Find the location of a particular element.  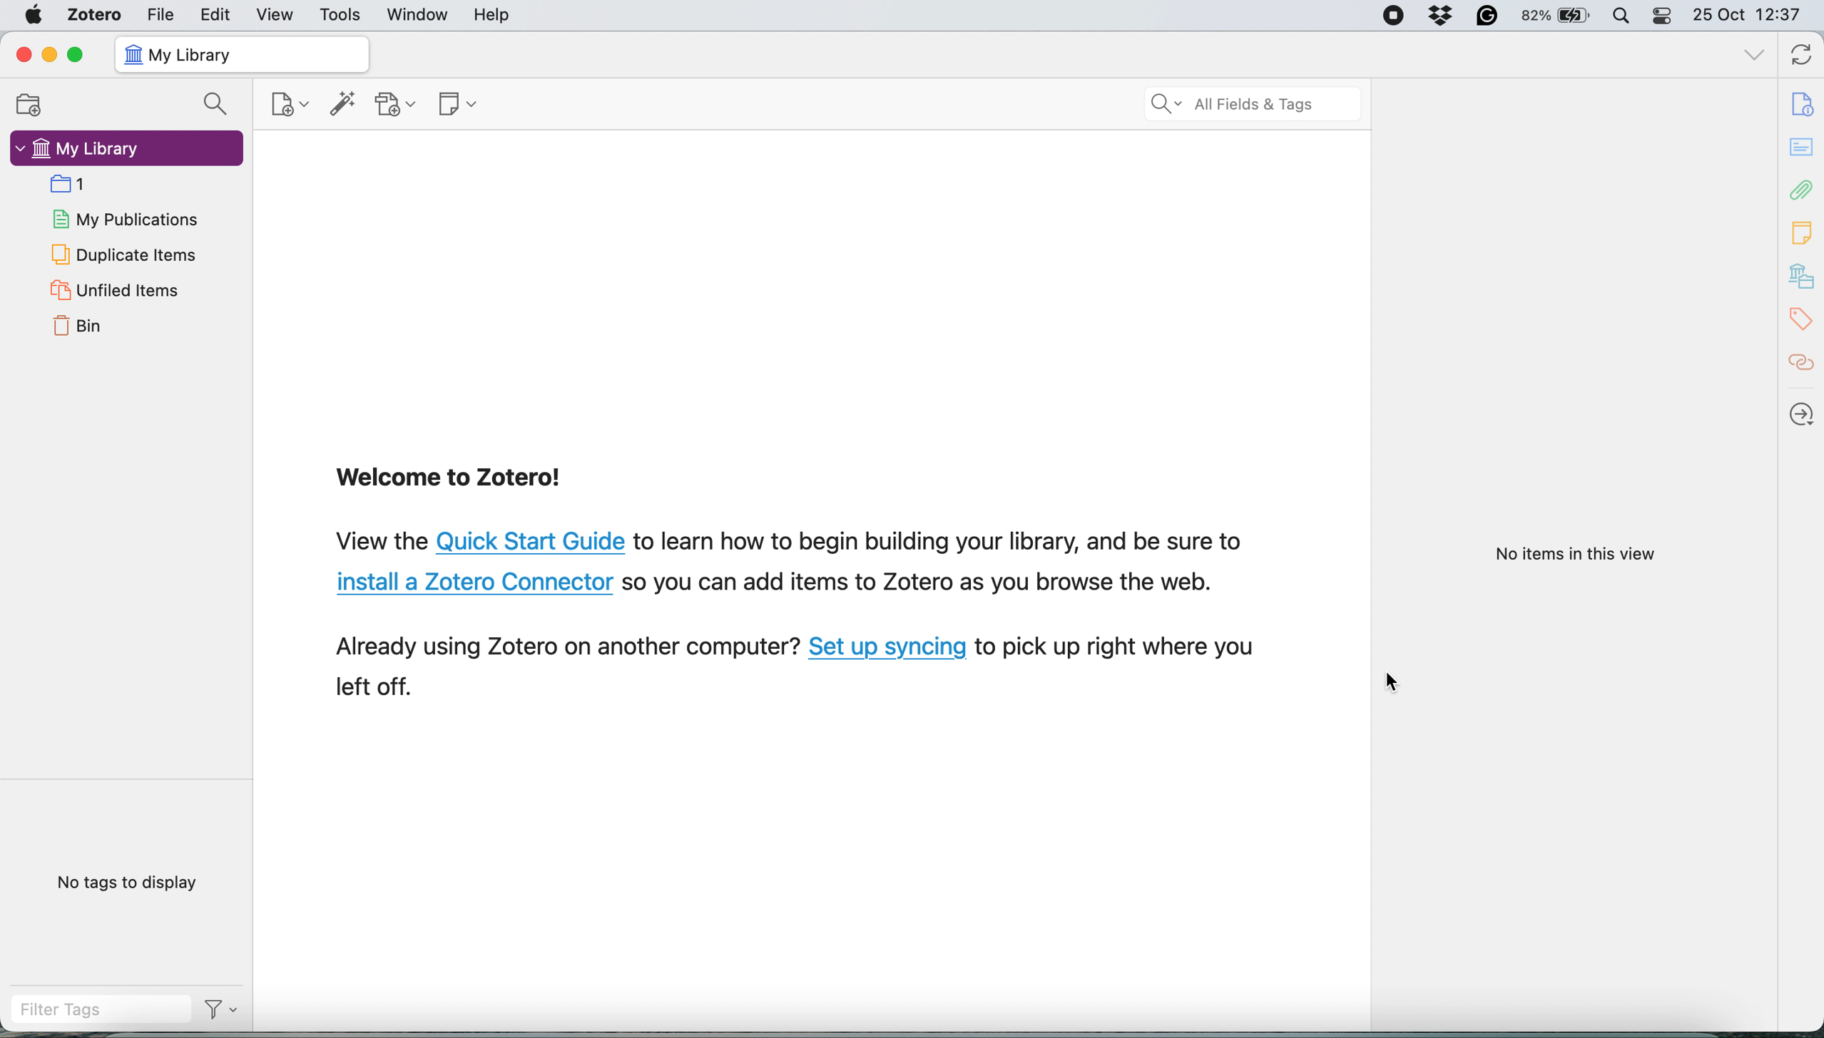

system logo is located at coordinates (34, 14).